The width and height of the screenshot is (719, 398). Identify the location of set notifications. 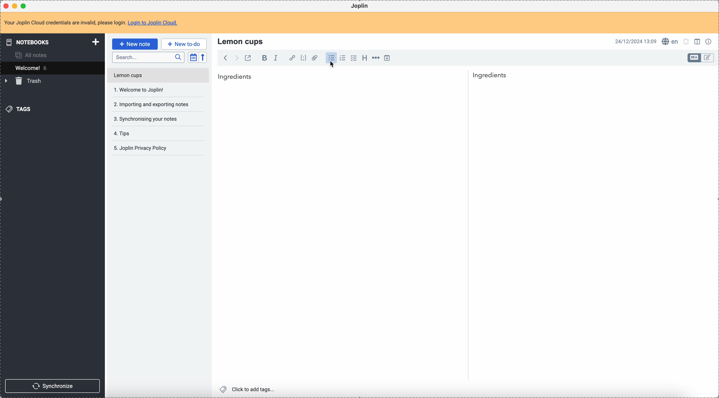
(686, 41).